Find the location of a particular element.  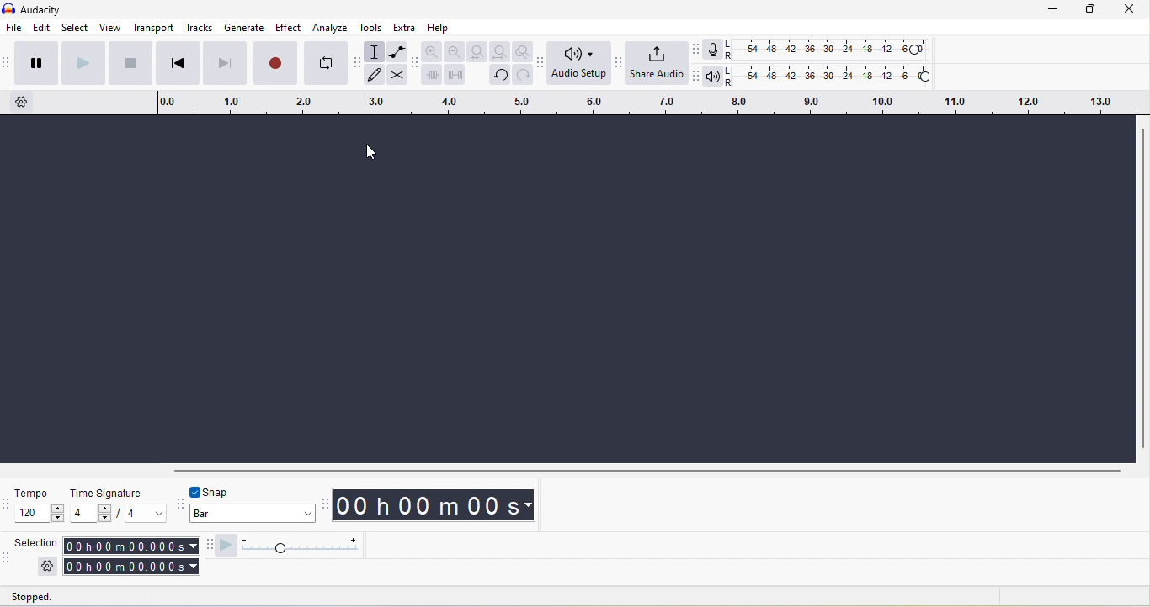

minimize is located at coordinates (1054, 11).